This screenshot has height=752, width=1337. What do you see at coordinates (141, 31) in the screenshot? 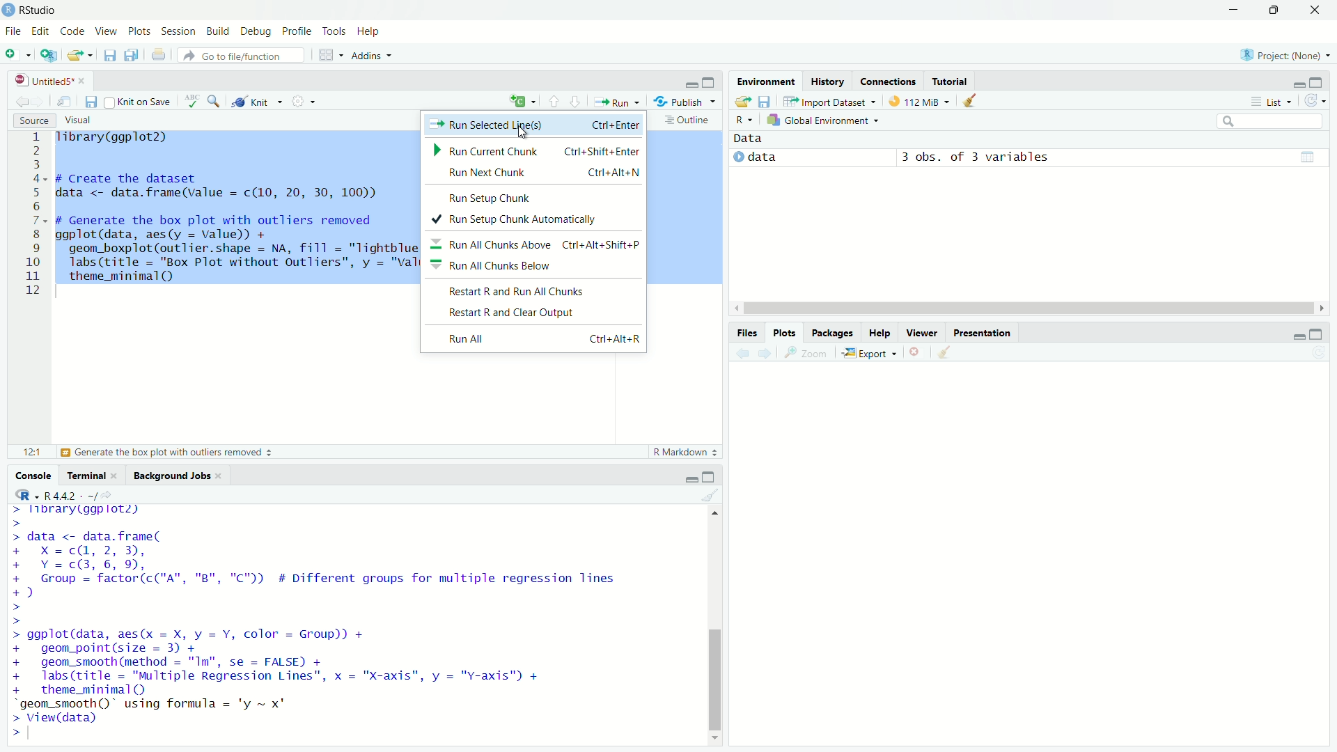
I see `Plots` at bounding box center [141, 31].